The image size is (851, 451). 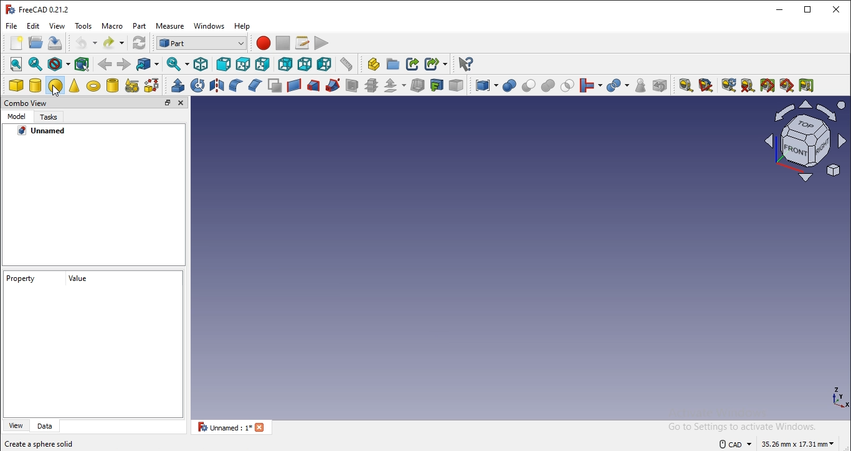 What do you see at coordinates (659, 85) in the screenshot?
I see `defeaturing` at bounding box center [659, 85].